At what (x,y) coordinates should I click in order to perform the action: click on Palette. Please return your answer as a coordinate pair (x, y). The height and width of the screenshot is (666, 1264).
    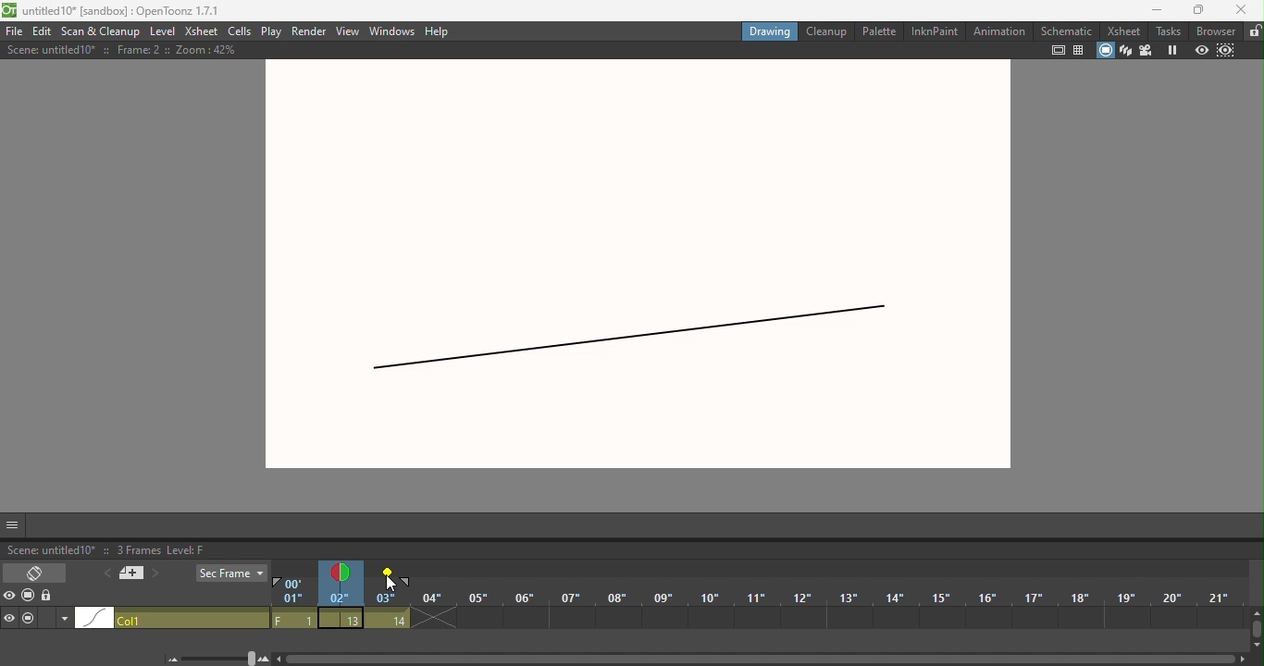
    Looking at the image, I should click on (877, 31).